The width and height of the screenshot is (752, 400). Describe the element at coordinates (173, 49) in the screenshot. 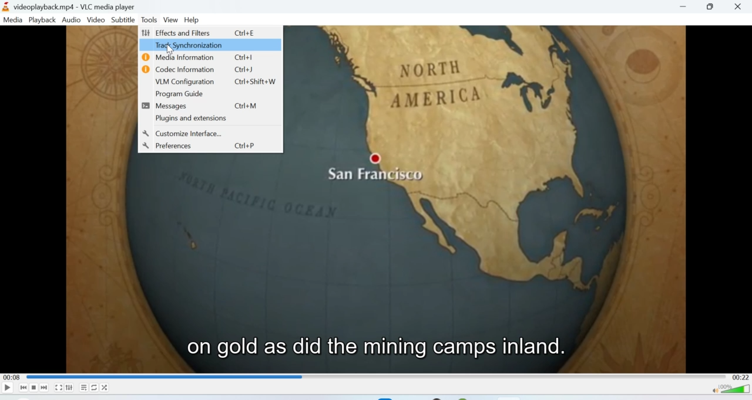

I see `Cursor on Track synchronization` at that location.